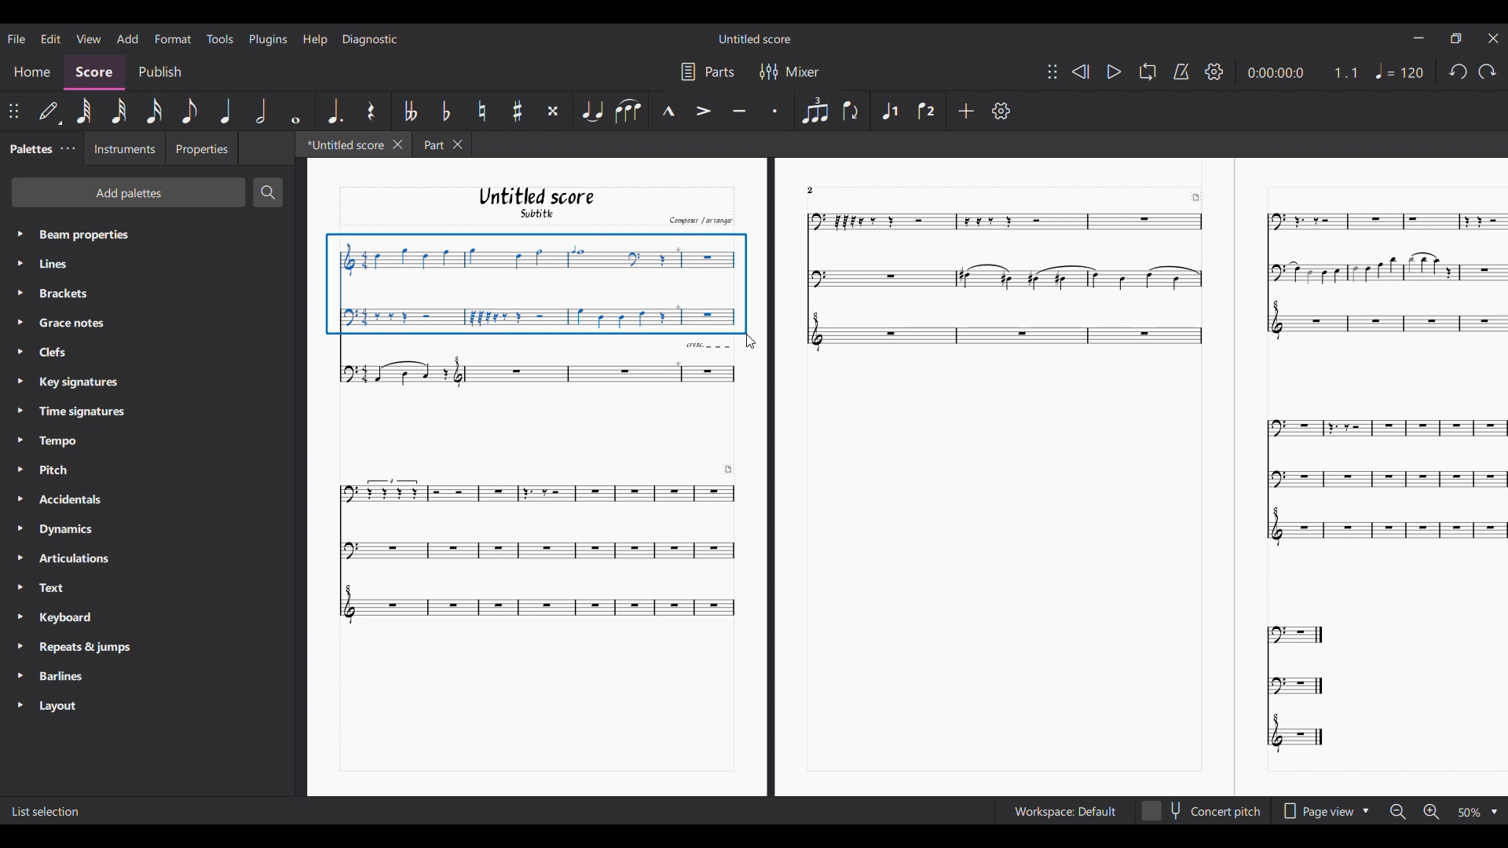 The height and width of the screenshot is (848, 1508). I want to click on Play, so click(1114, 72).